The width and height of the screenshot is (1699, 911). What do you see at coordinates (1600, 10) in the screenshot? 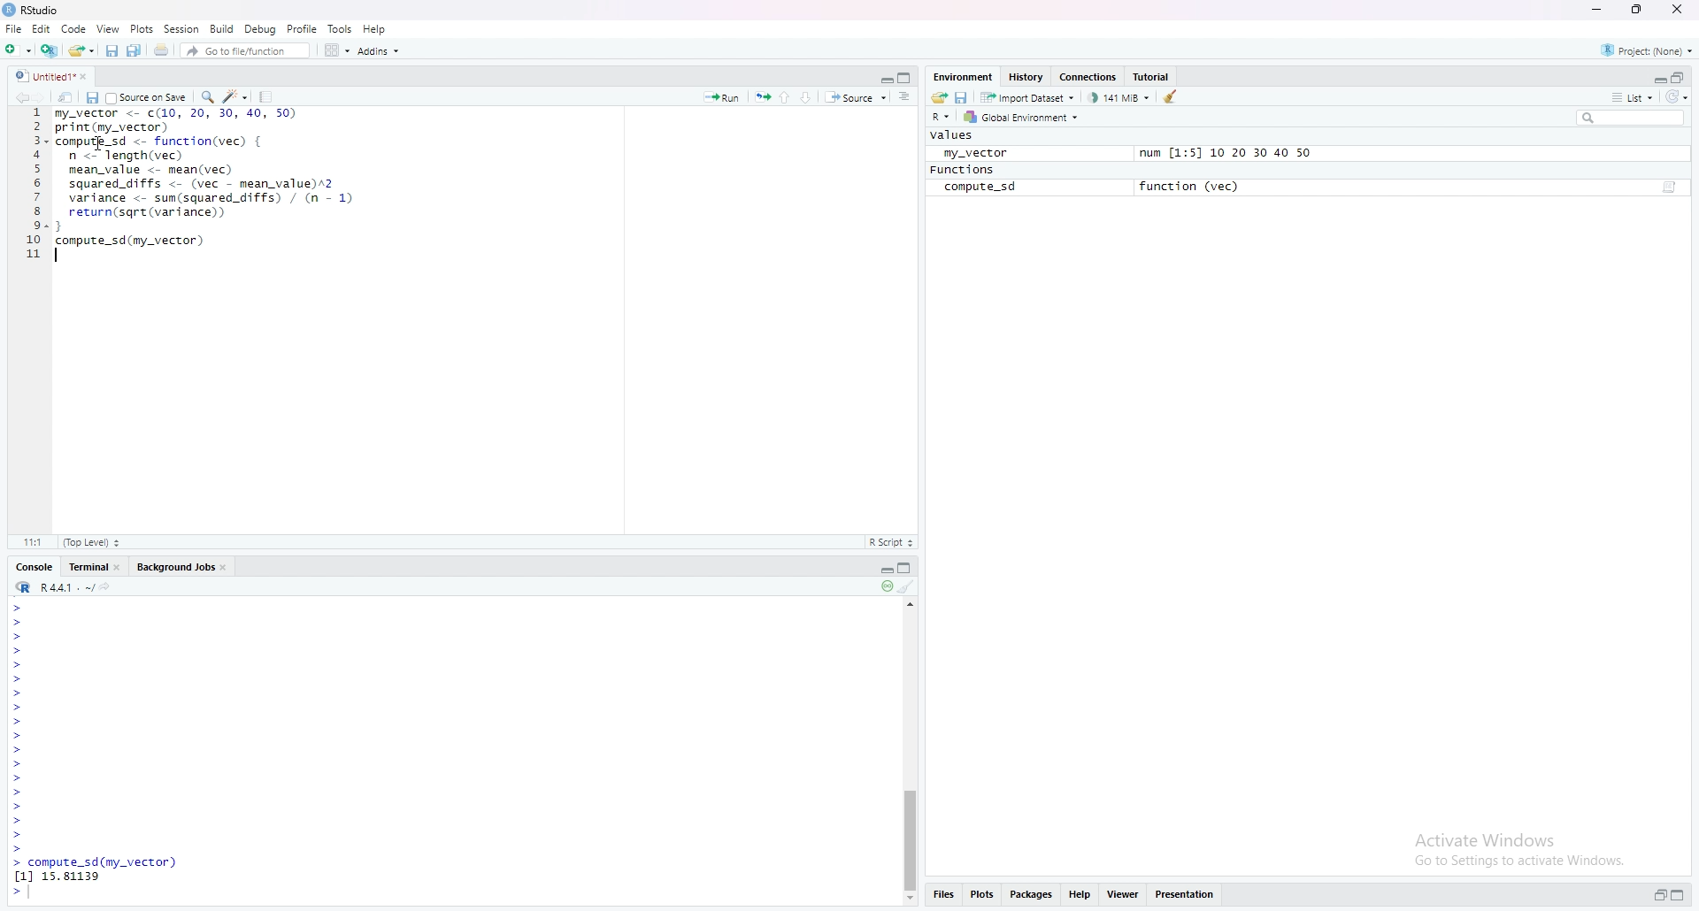
I see `Minimize` at bounding box center [1600, 10].